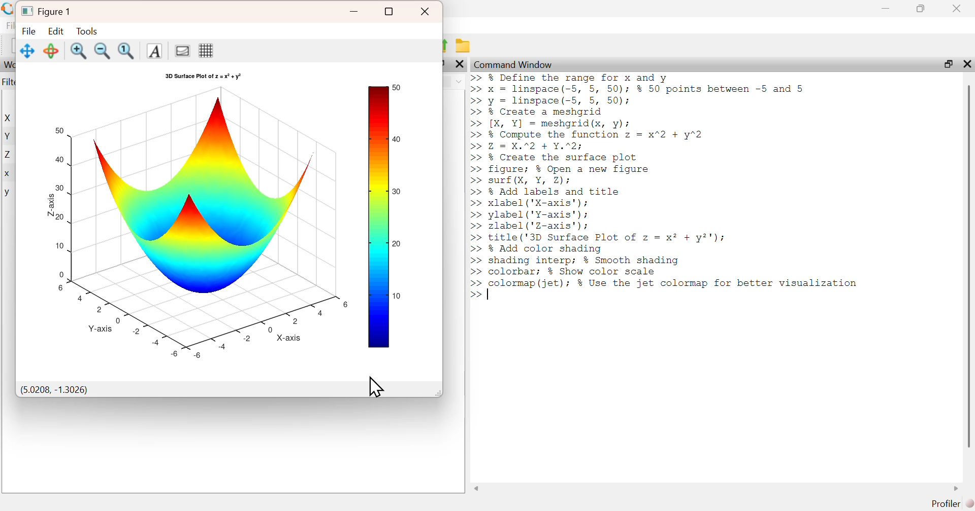 This screenshot has height=511, width=975. Describe the element at coordinates (28, 51) in the screenshot. I see `Move` at that location.